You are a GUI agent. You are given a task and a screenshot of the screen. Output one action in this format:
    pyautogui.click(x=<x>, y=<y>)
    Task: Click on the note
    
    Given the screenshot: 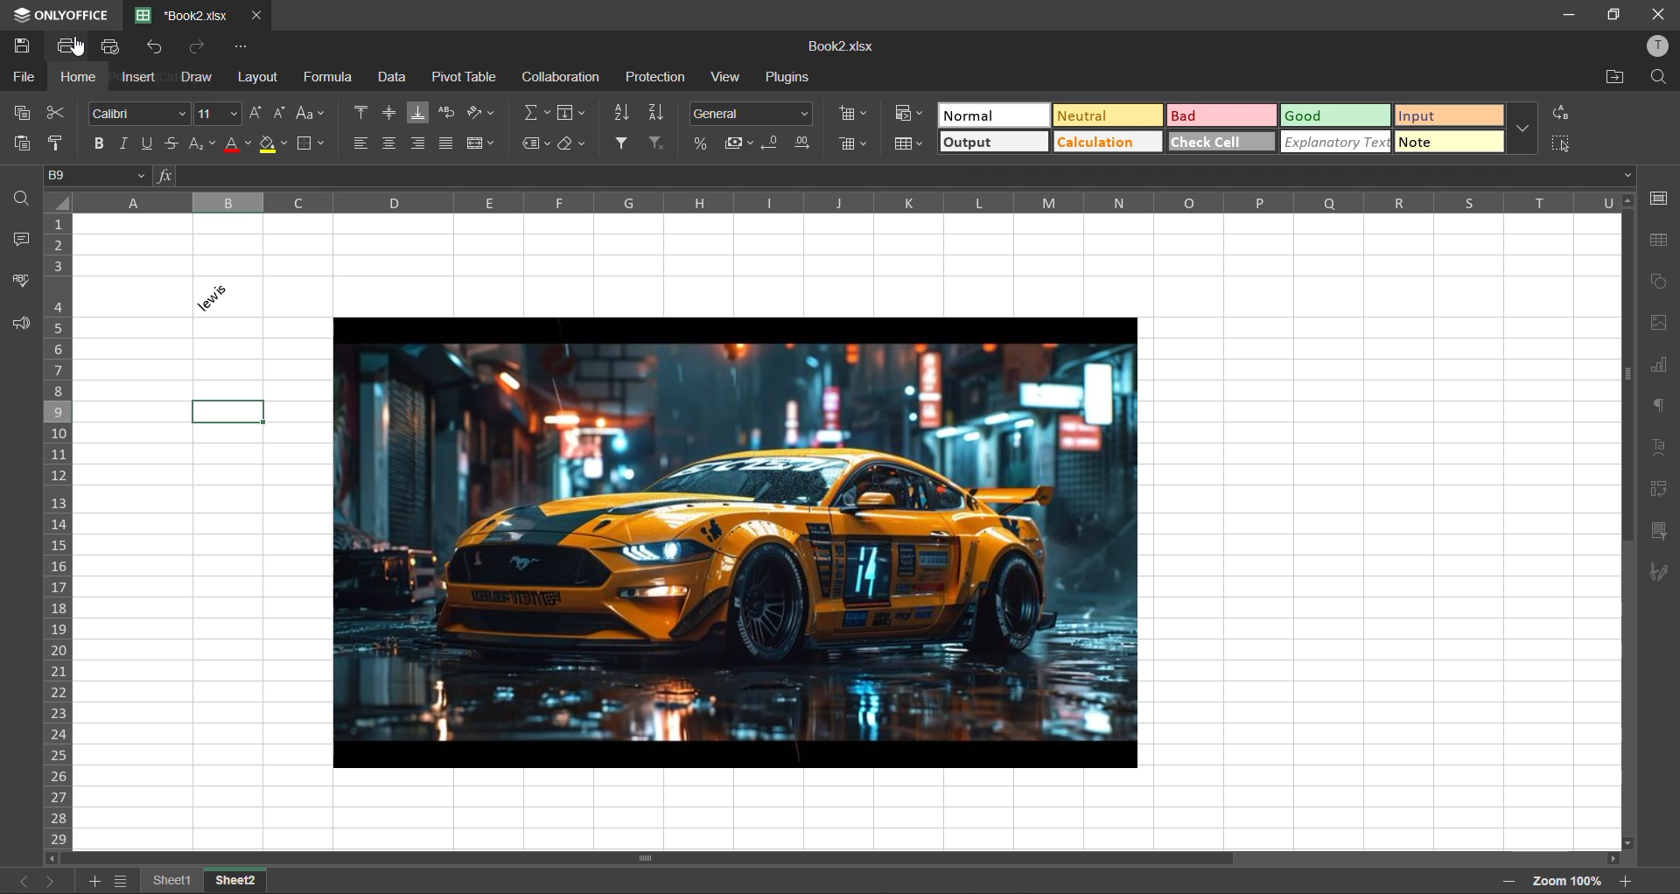 What is the action you would take?
    pyautogui.click(x=1450, y=141)
    